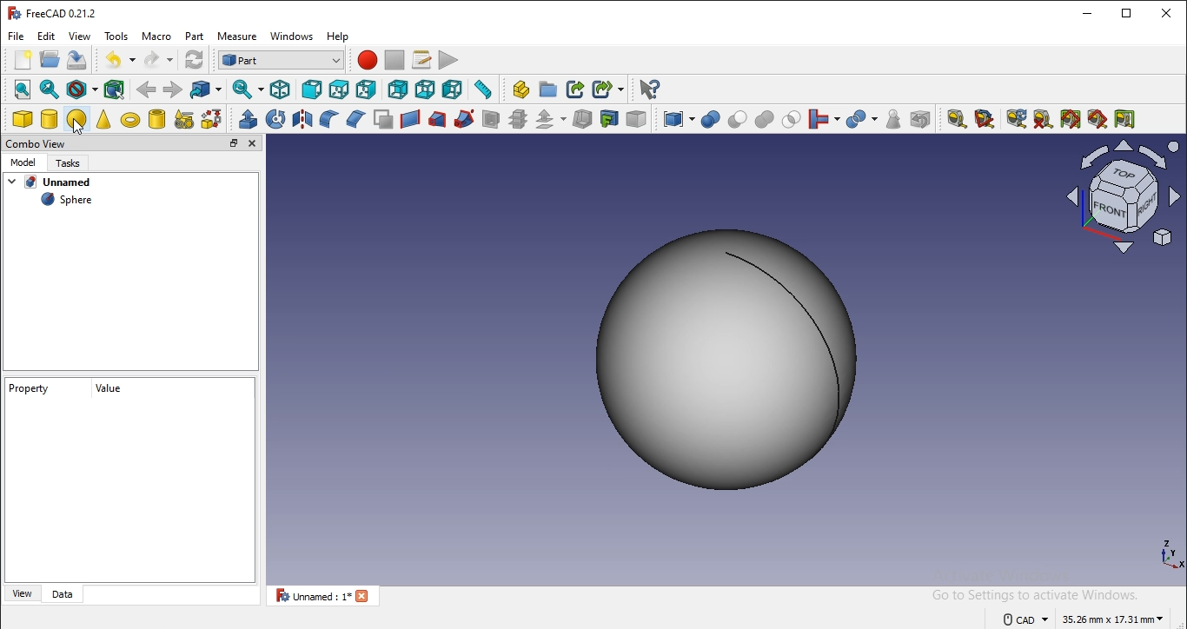 Image resolution: width=1187 pixels, height=629 pixels. Describe the element at coordinates (637, 119) in the screenshot. I see `color per surface` at that location.